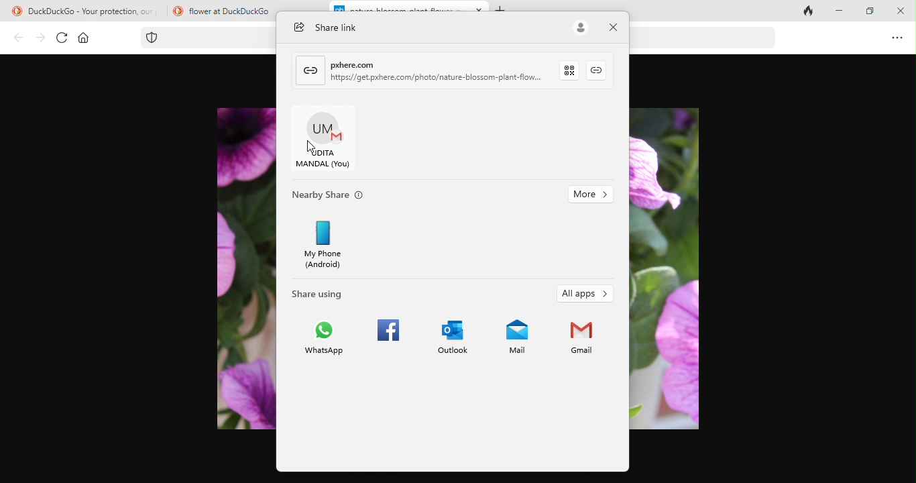  What do you see at coordinates (573, 70) in the screenshot?
I see `qr code` at bounding box center [573, 70].